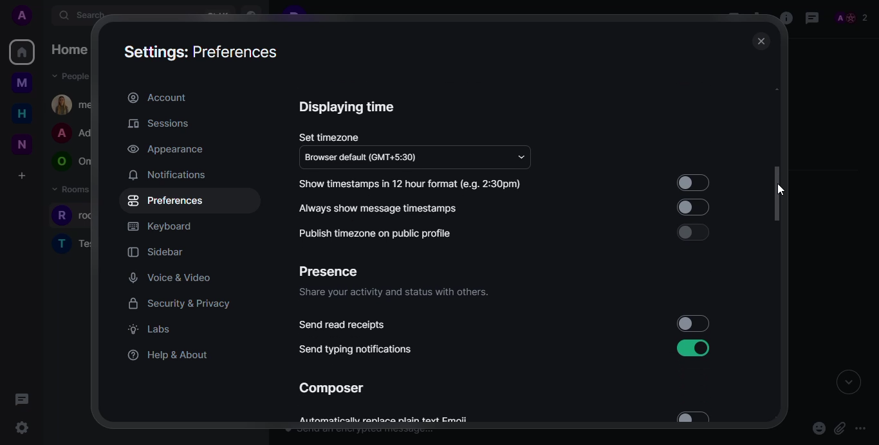  I want to click on more, so click(862, 426).